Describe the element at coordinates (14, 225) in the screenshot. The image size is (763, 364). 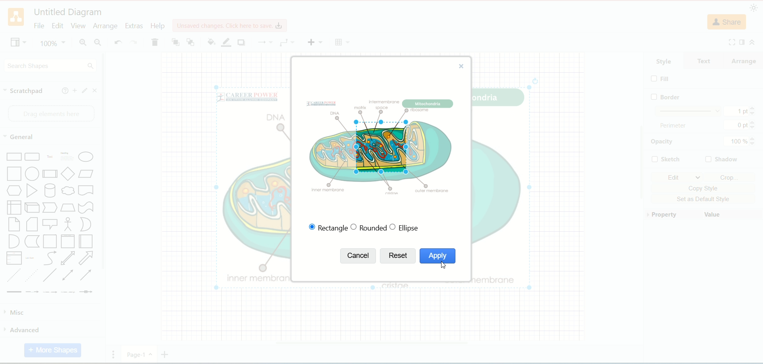
I see `Card` at that location.